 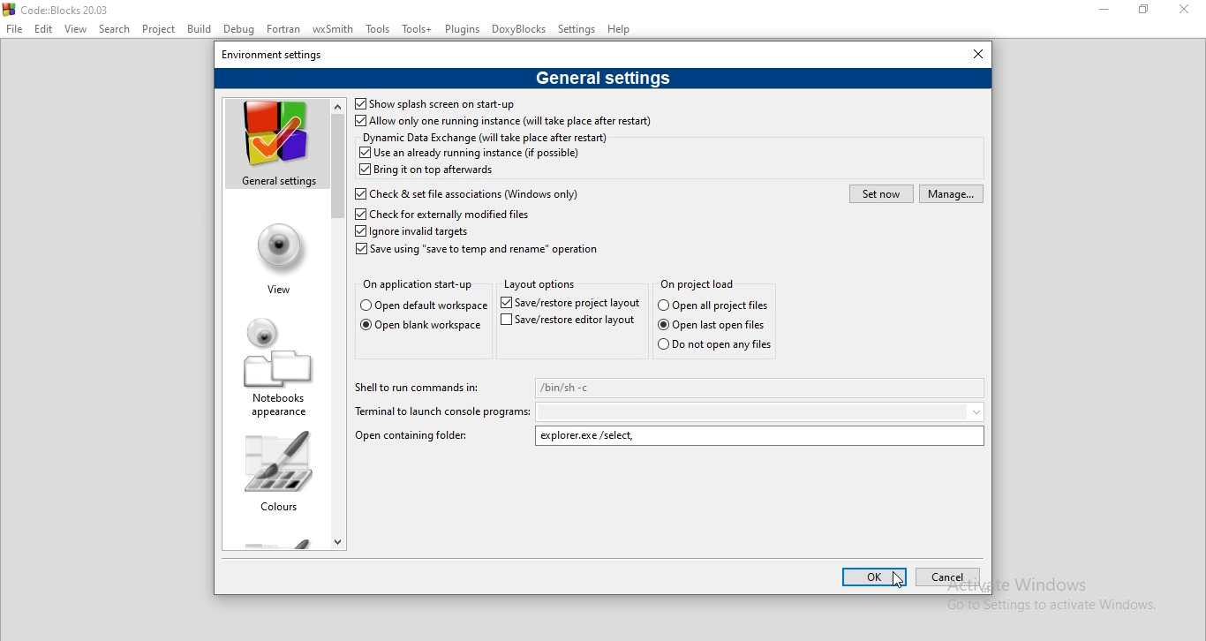 What do you see at coordinates (720, 325) in the screenshot?
I see `Open last open files` at bounding box center [720, 325].